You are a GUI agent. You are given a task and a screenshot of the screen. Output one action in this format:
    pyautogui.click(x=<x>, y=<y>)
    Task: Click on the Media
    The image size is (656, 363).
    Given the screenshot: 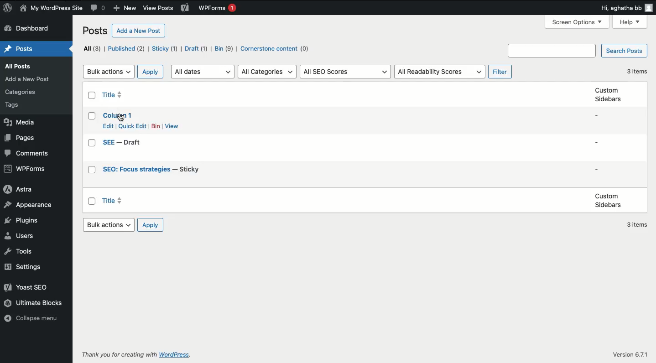 What is the action you would take?
    pyautogui.click(x=19, y=122)
    